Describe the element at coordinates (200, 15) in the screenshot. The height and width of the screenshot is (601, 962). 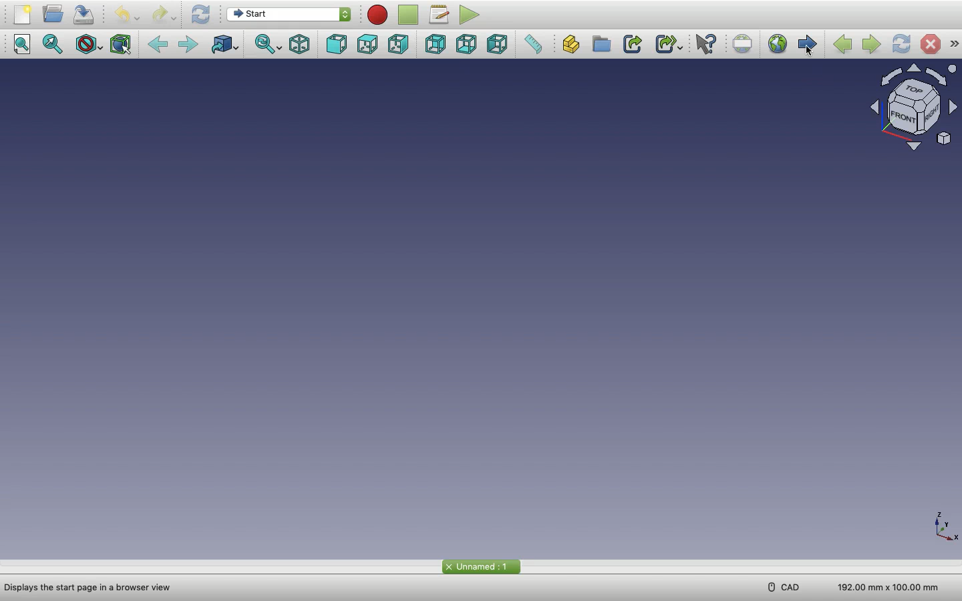
I see `Refresh` at that location.